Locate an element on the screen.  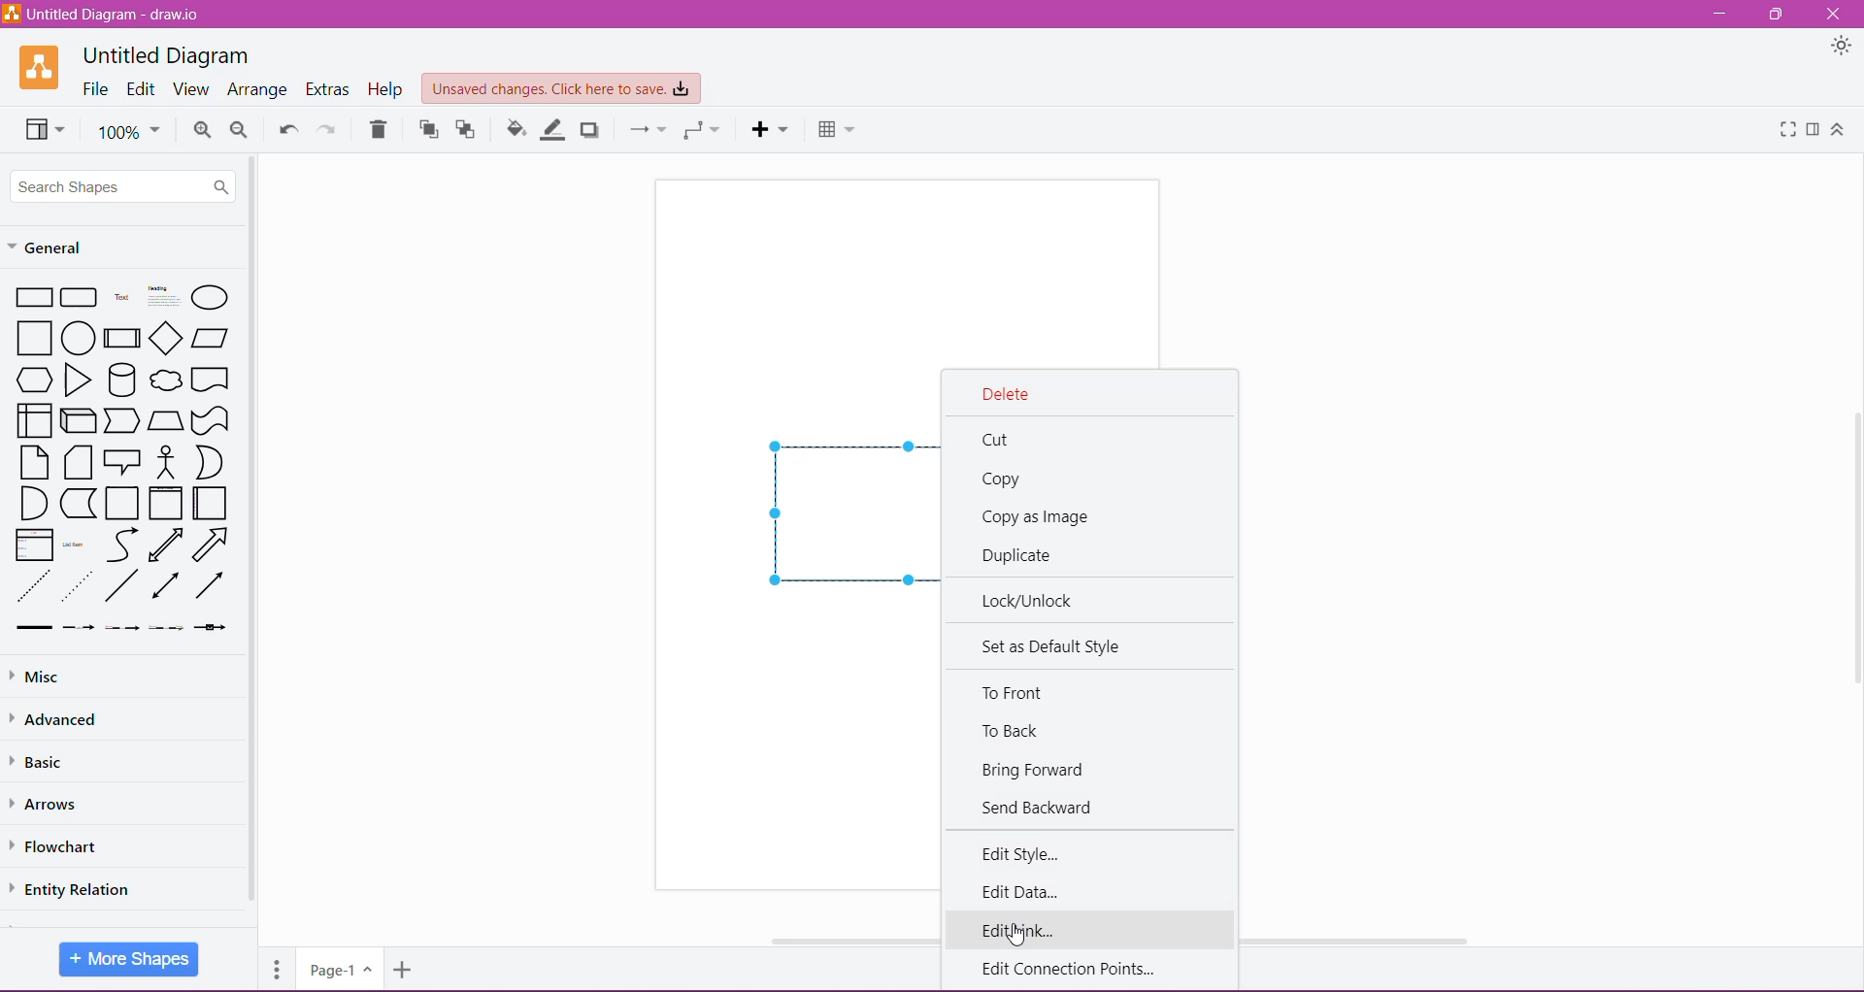
Search Shapes is located at coordinates (124, 187).